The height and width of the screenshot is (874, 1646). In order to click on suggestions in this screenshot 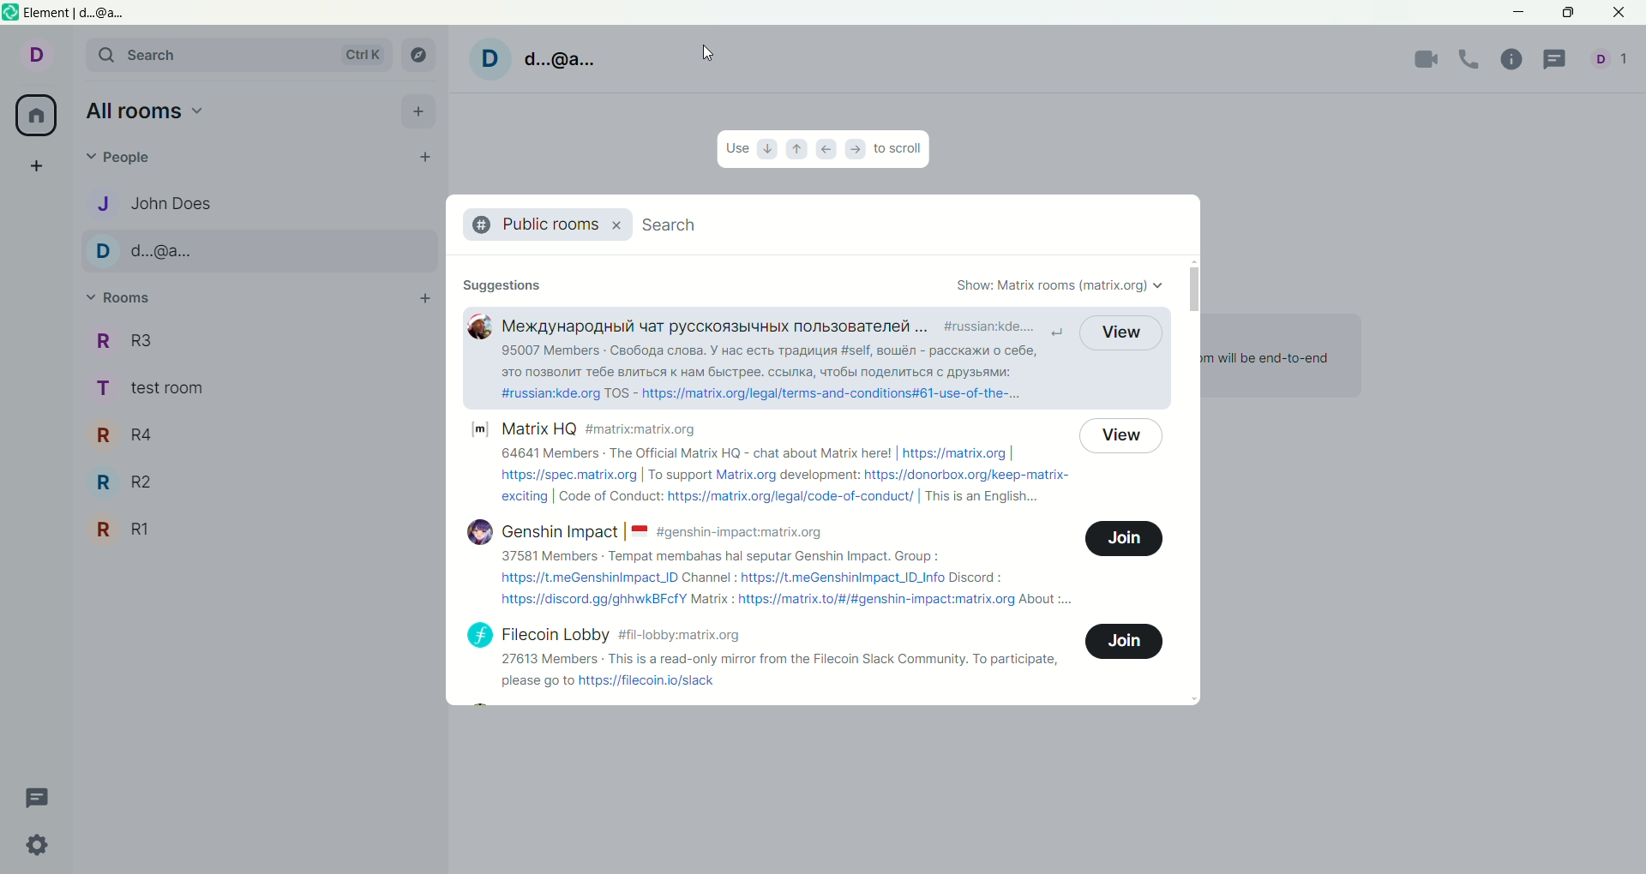, I will do `click(502, 284)`.